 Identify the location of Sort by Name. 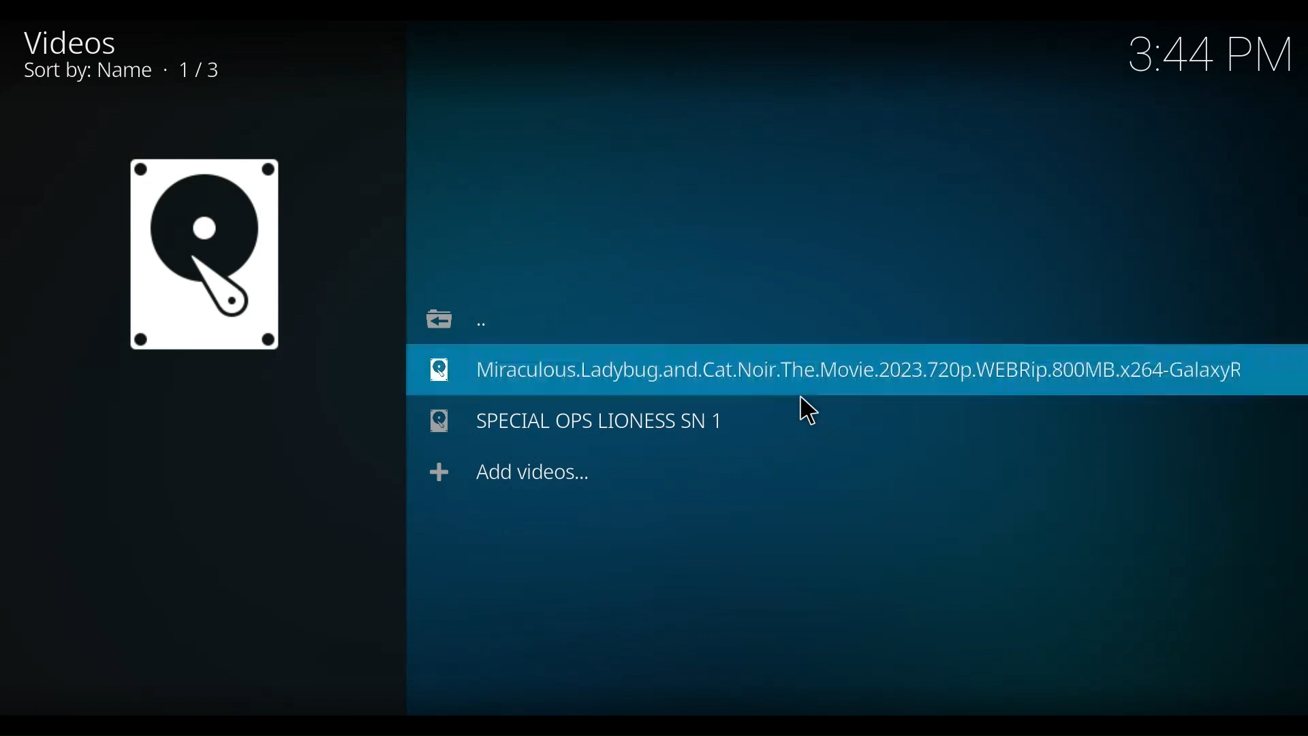
(140, 72).